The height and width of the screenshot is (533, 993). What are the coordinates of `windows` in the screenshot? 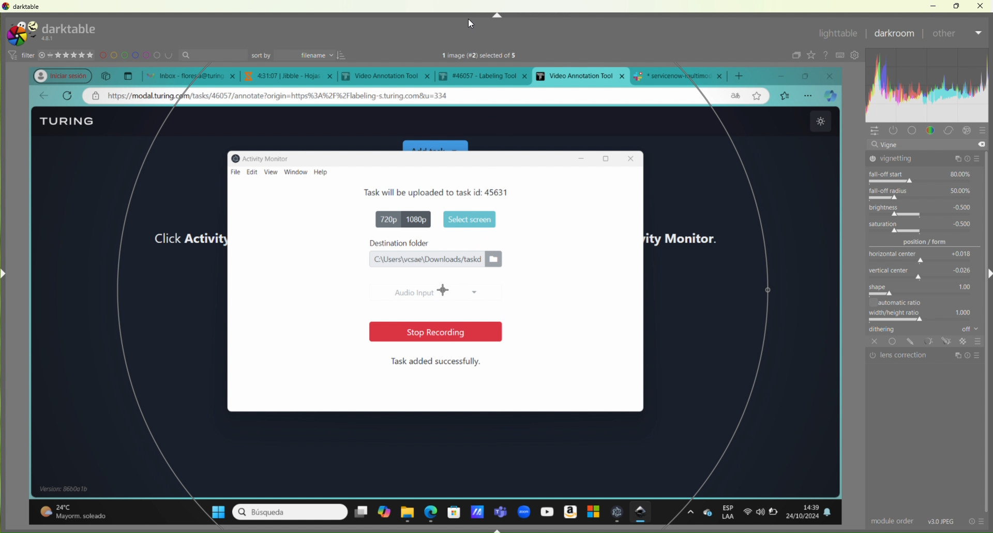 It's located at (213, 510).